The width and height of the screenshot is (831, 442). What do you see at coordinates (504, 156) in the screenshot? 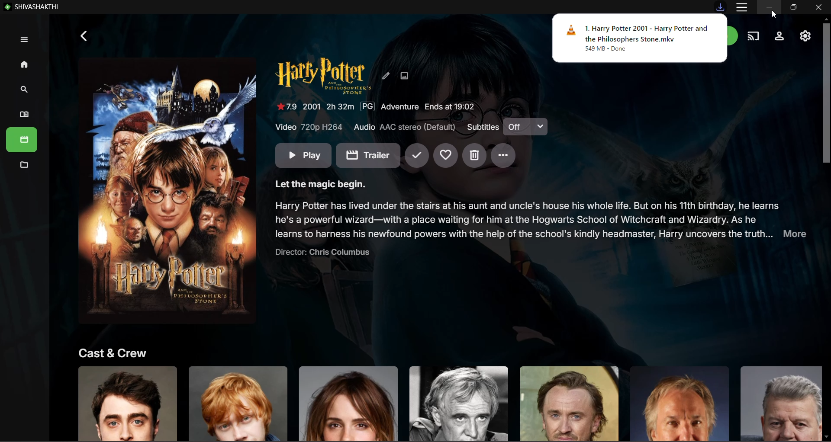
I see `More` at bounding box center [504, 156].